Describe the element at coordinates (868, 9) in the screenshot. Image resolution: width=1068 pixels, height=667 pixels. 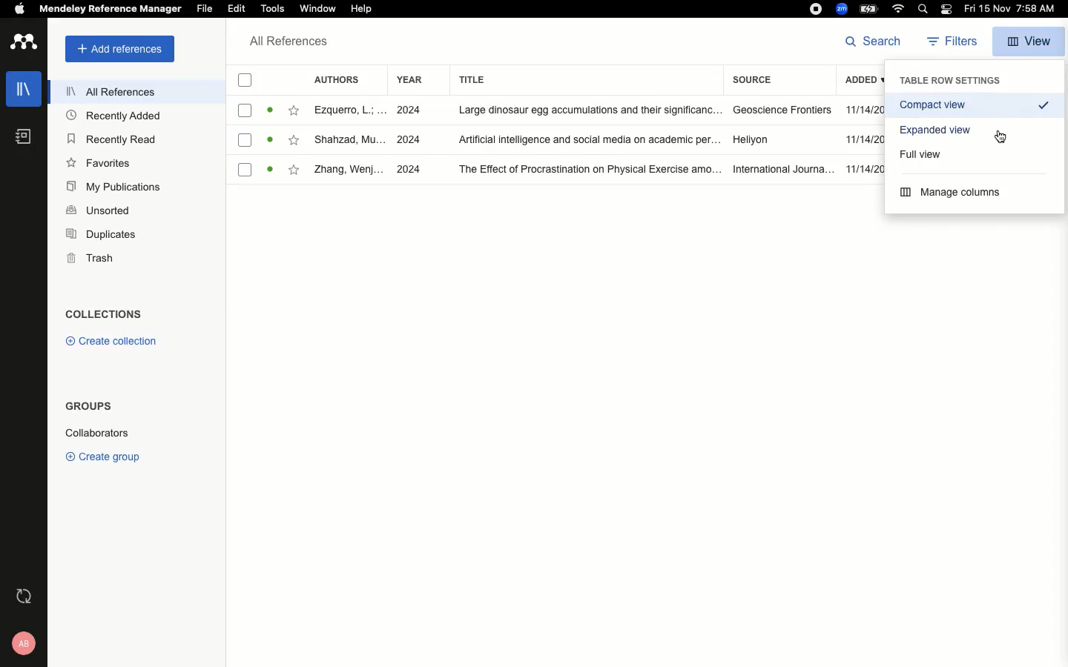
I see `Charge` at that location.